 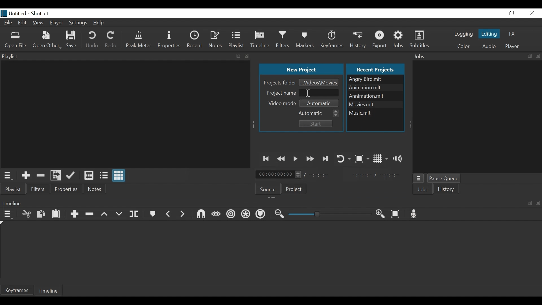 What do you see at coordinates (282, 159) in the screenshot?
I see `Play backwards quickly` at bounding box center [282, 159].